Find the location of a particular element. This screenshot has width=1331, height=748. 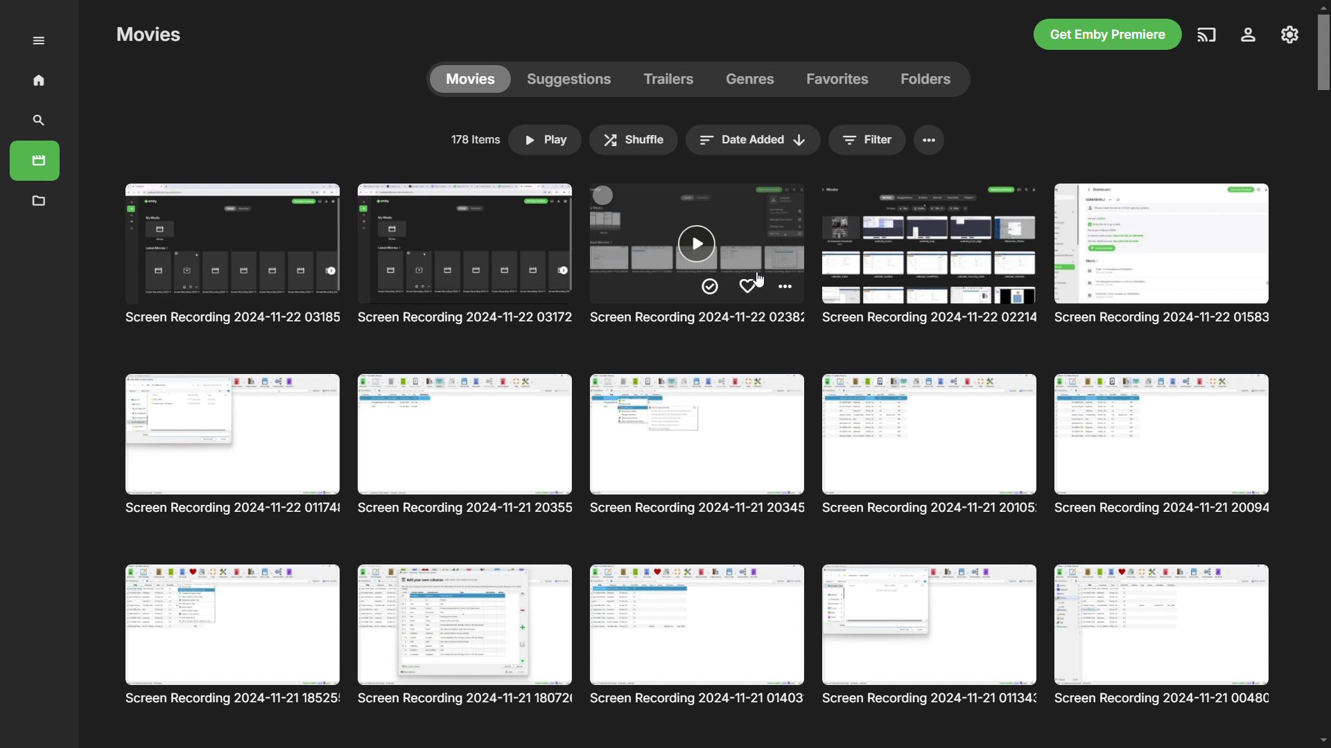

 is located at coordinates (932, 634).